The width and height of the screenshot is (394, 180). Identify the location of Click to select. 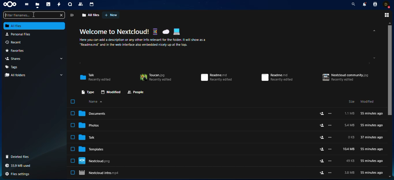
(73, 125).